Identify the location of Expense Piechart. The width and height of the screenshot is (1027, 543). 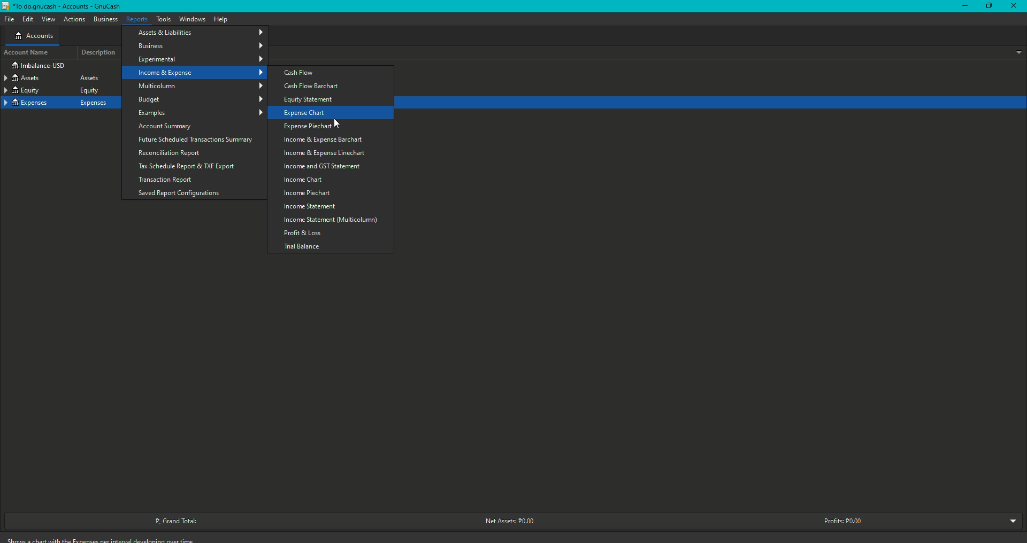
(307, 127).